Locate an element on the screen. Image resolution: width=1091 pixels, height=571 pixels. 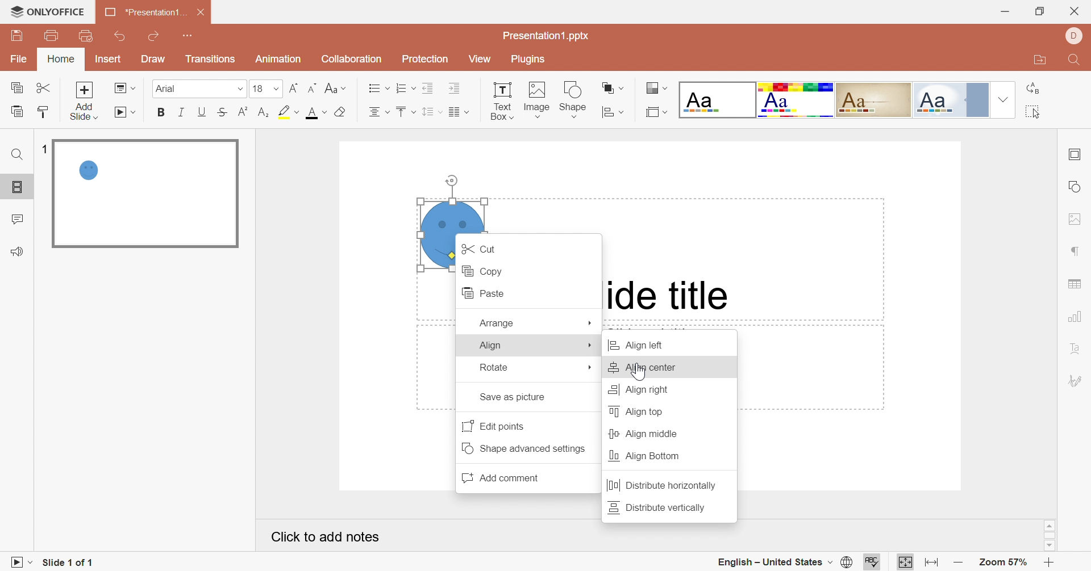
Align Middle is located at coordinates (644, 434).